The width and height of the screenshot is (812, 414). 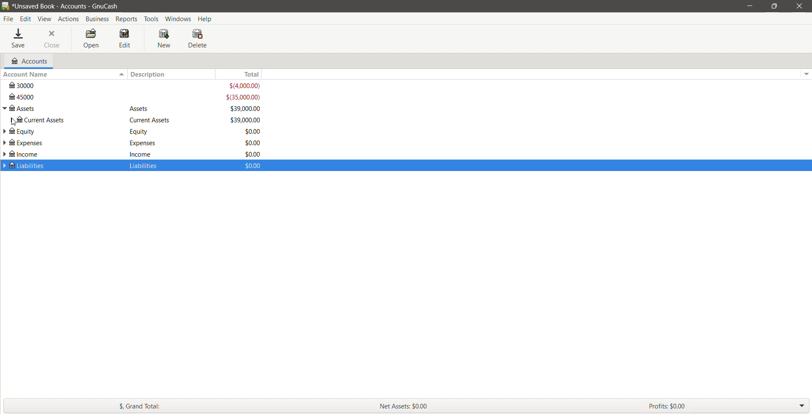 What do you see at coordinates (147, 153) in the screenshot?
I see `Liabilties` at bounding box center [147, 153].